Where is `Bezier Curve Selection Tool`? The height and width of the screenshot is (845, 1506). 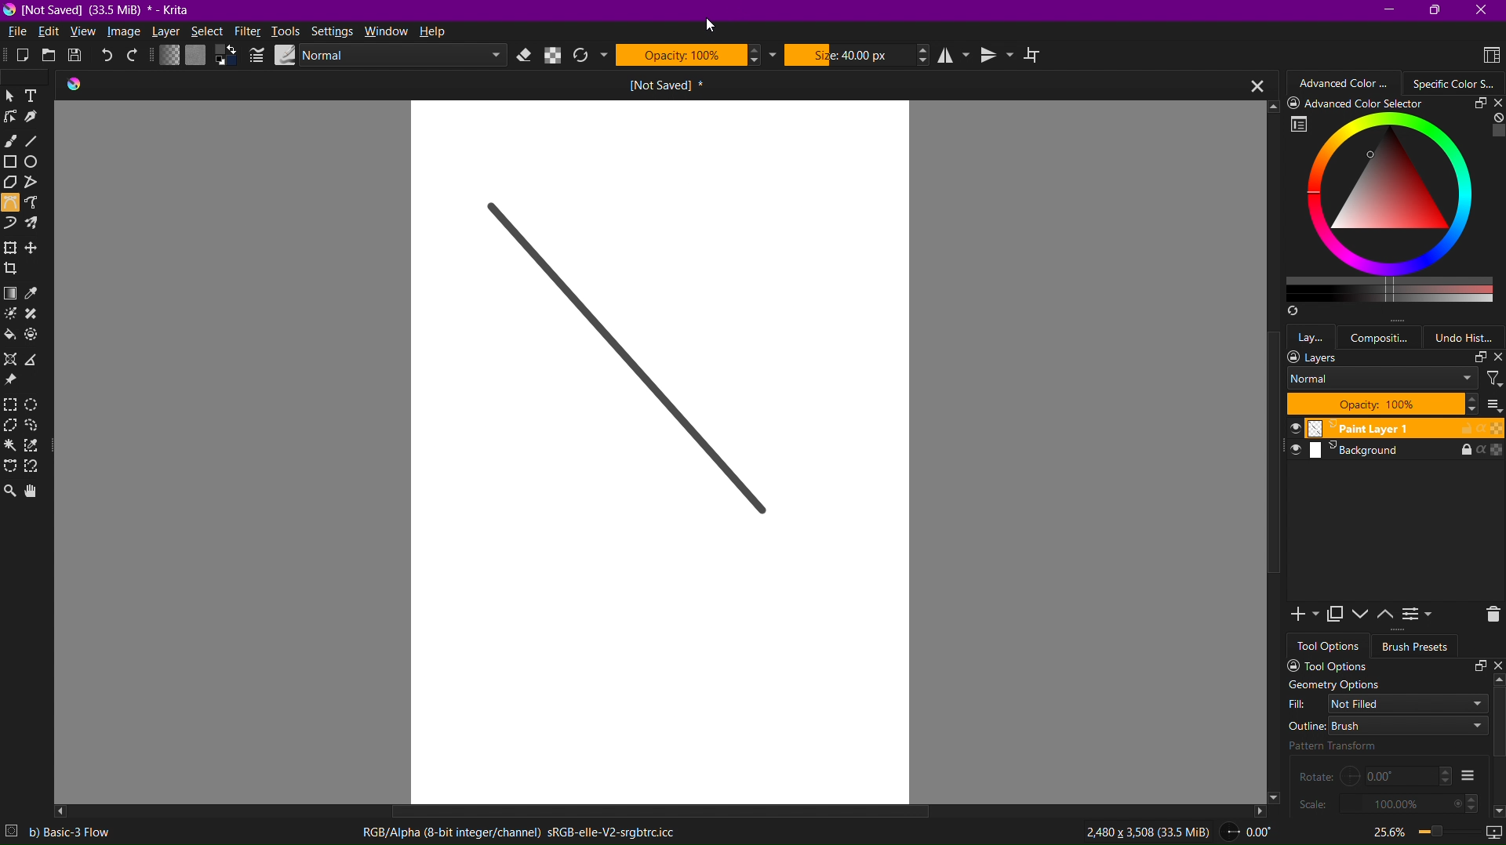
Bezier Curve Selection Tool is located at coordinates (11, 467).